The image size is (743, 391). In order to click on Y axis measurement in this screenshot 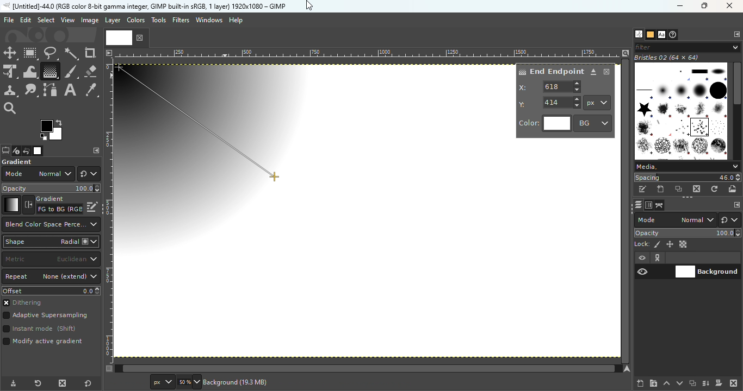, I will do `click(550, 102)`.